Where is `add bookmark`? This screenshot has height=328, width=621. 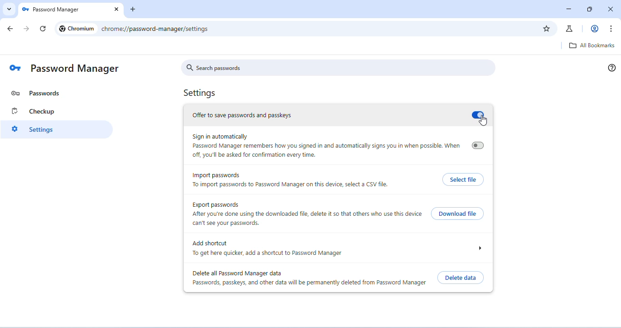 add bookmark is located at coordinates (547, 28).